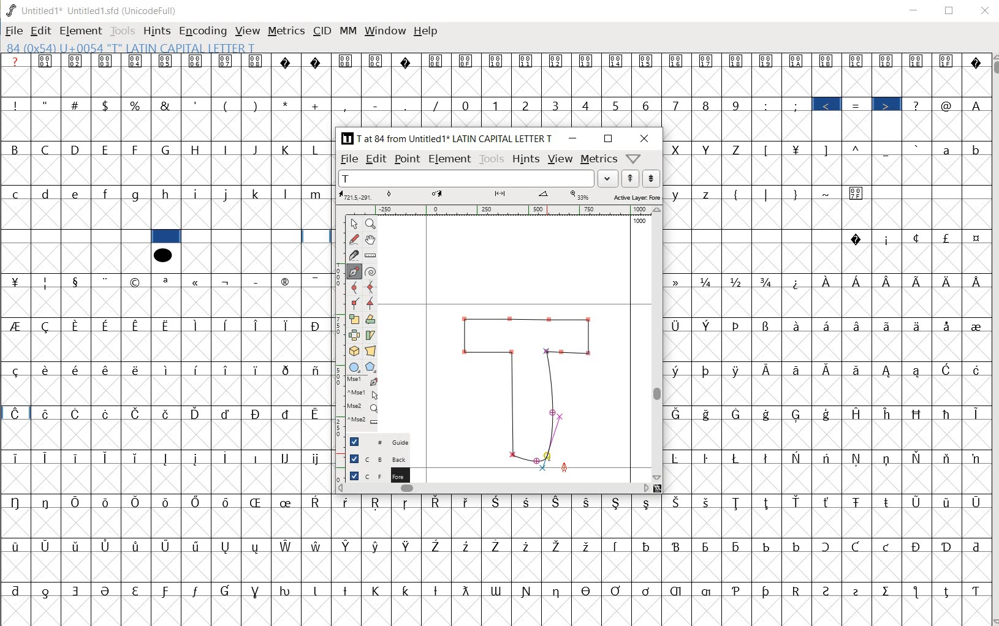 The height and width of the screenshot is (626, 999). I want to click on file, so click(14, 32).